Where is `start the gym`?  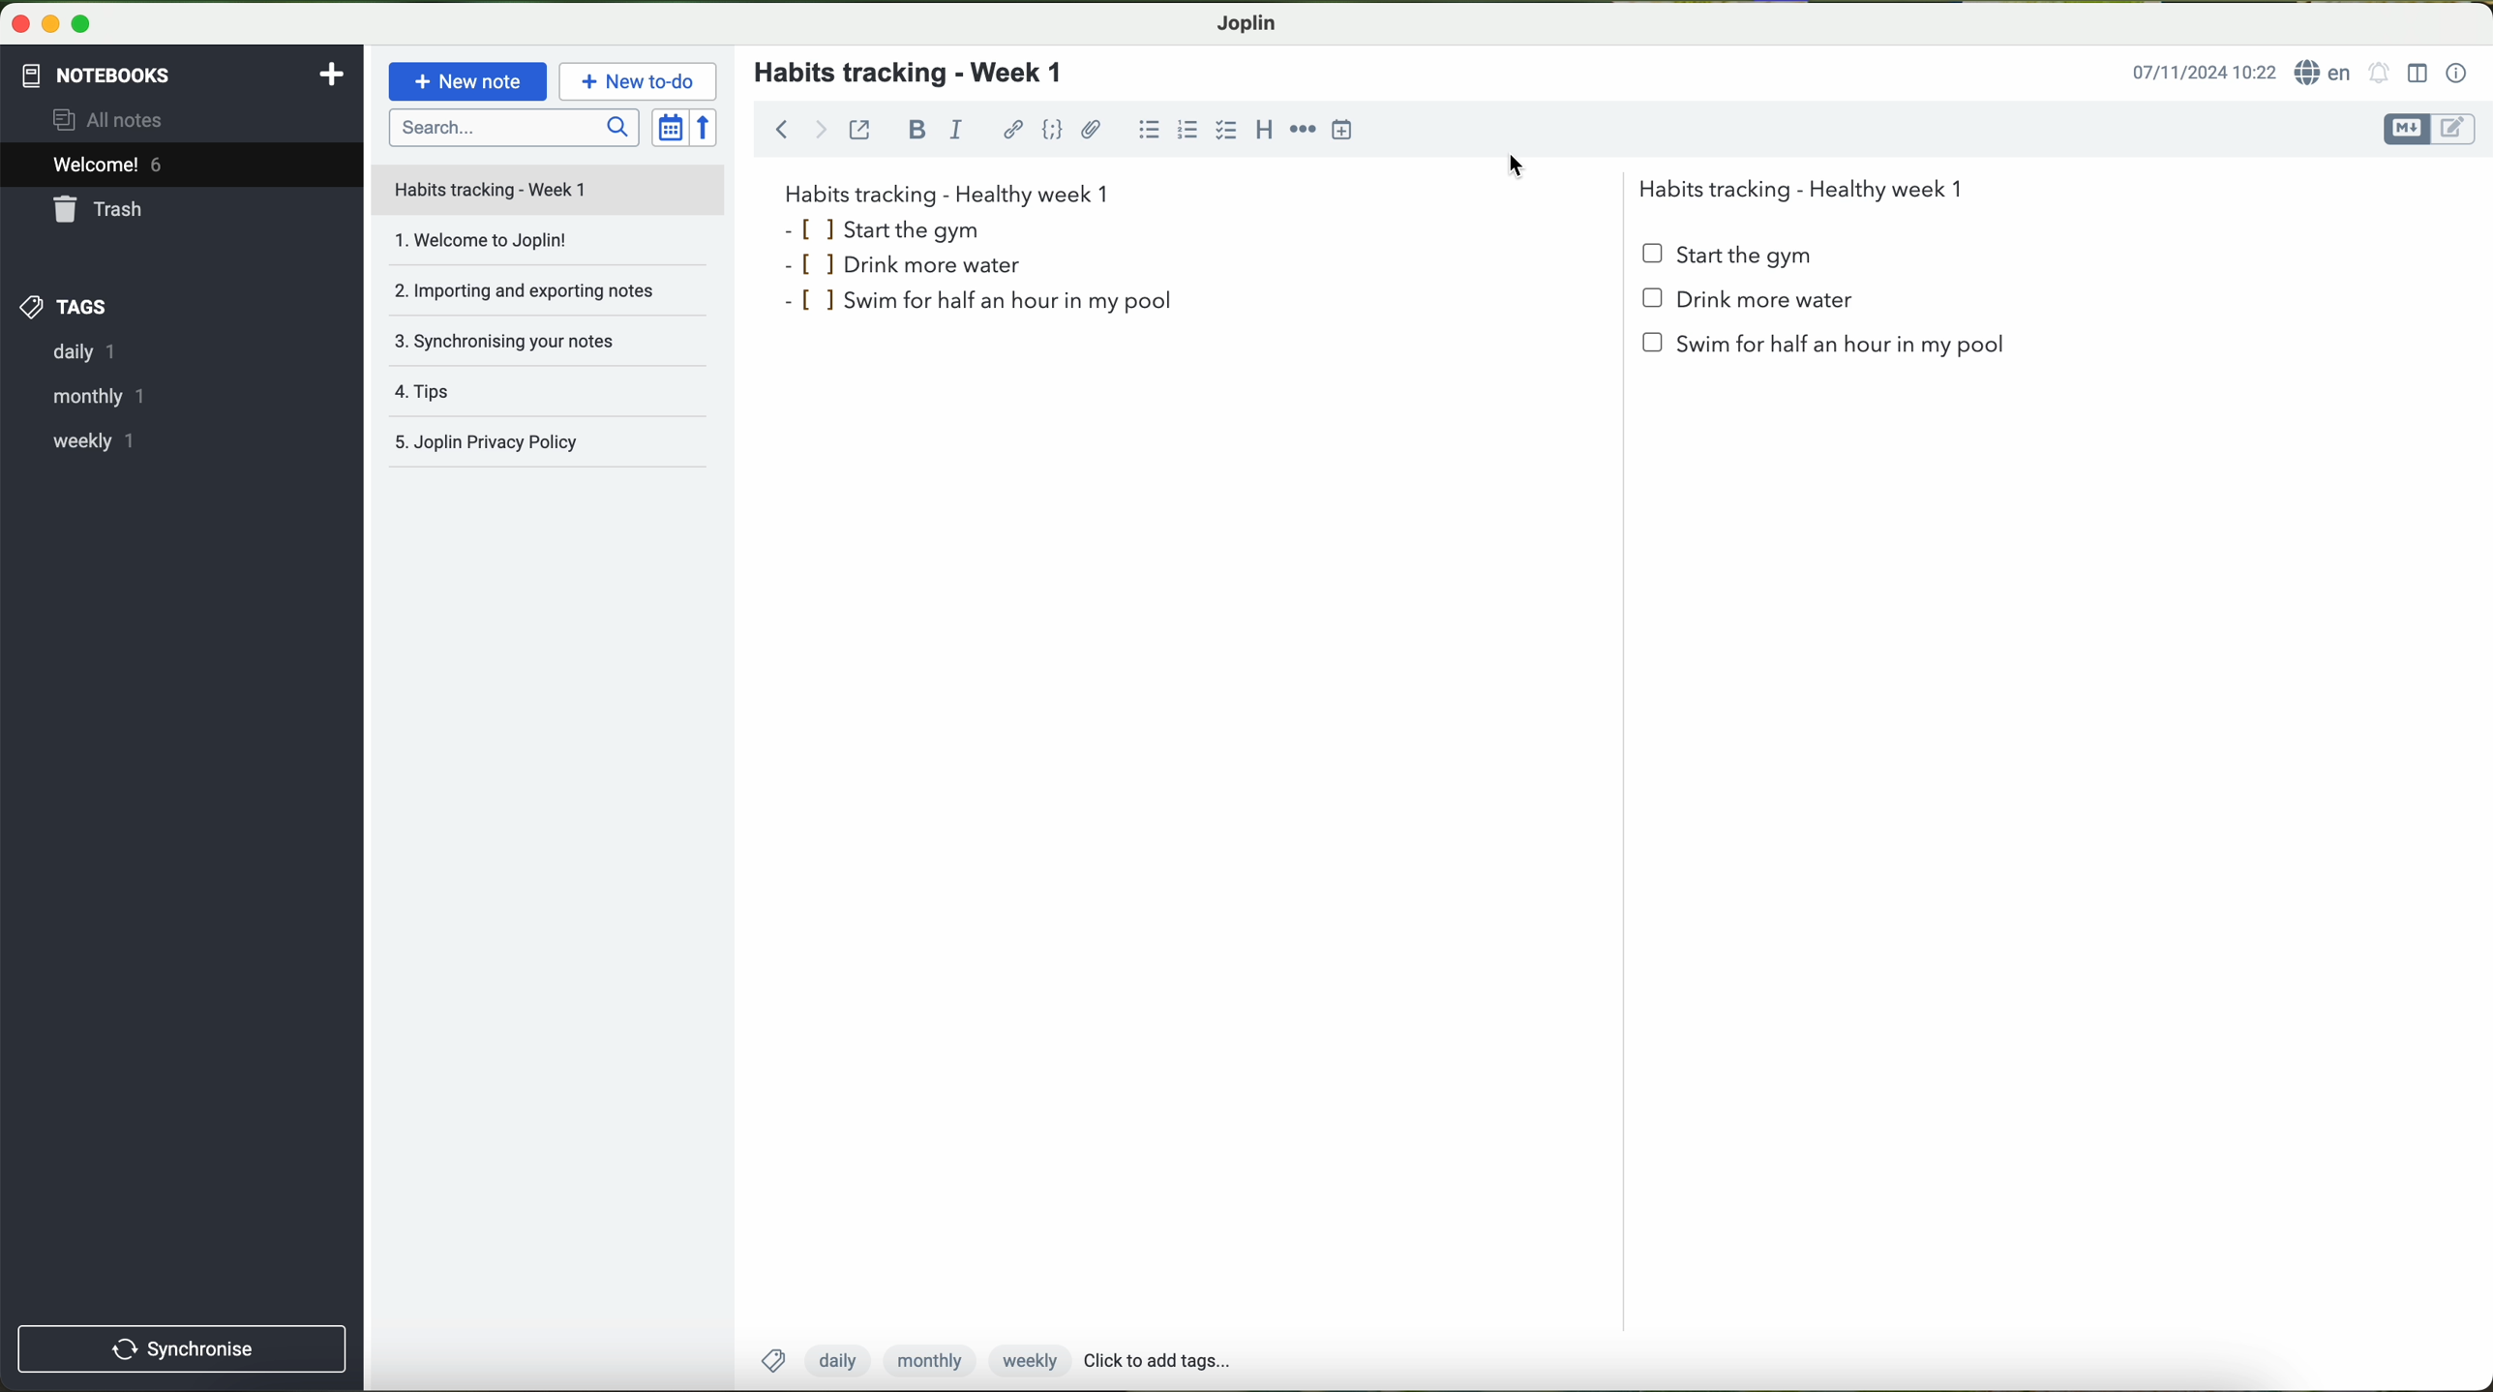 start the gym is located at coordinates (1729, 256).